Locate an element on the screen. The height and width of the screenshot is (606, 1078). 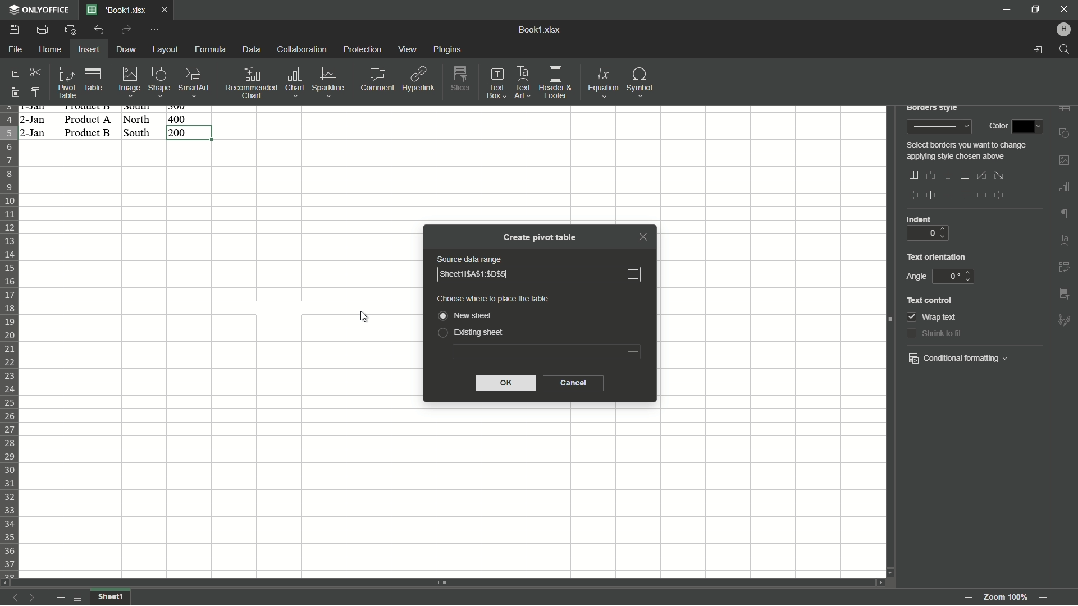
scroll left is located at coordinates (7, 582).